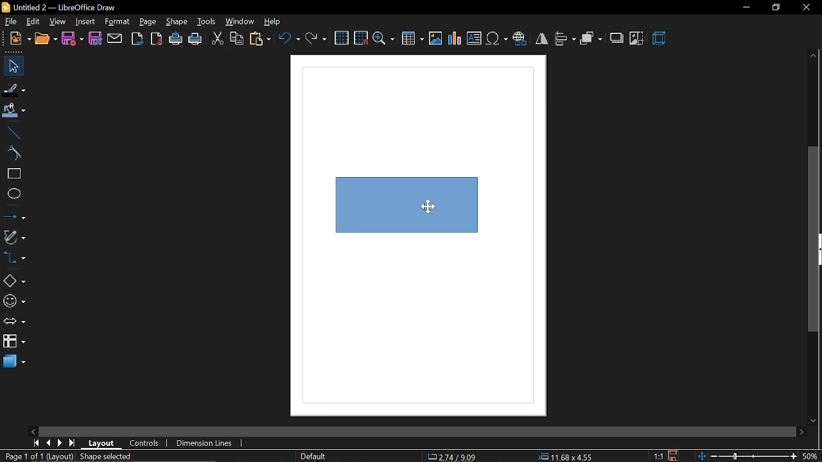 Image resolution: width=822 pixels, height=462 pixels. Describe the element at coordinates (35, 443) in the screenshot. I see `go to first page` at that location.